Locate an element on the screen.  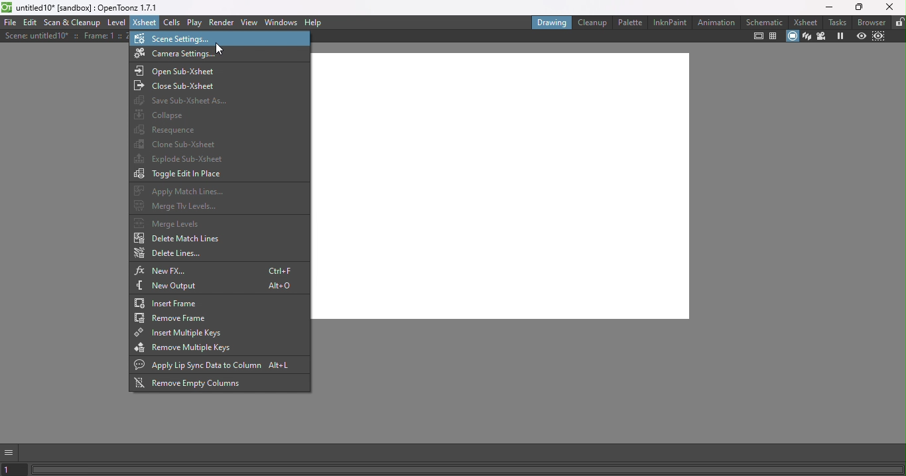
Browser is located at coordinates (870, 22).